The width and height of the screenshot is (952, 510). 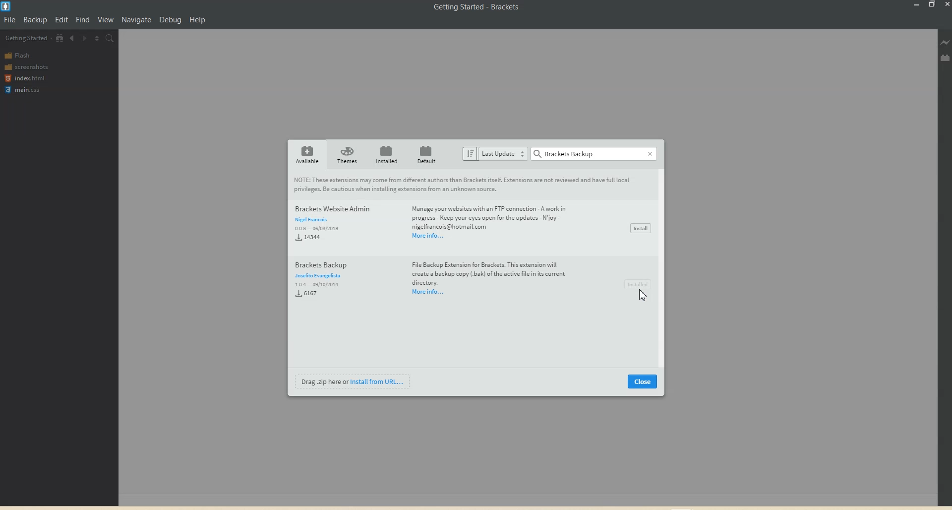 I want to click on Install, so click(x=641, y=228).